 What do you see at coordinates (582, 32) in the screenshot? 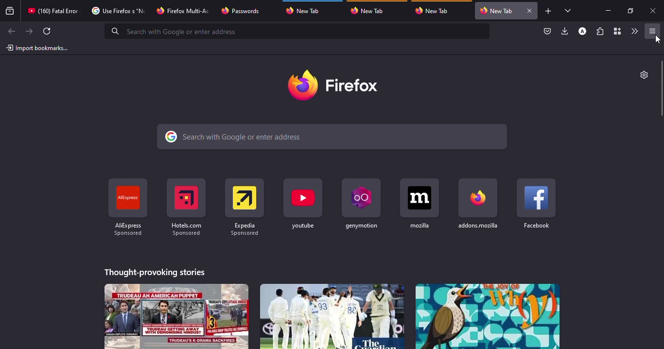
I see `account` at bounding box center [582, 32].